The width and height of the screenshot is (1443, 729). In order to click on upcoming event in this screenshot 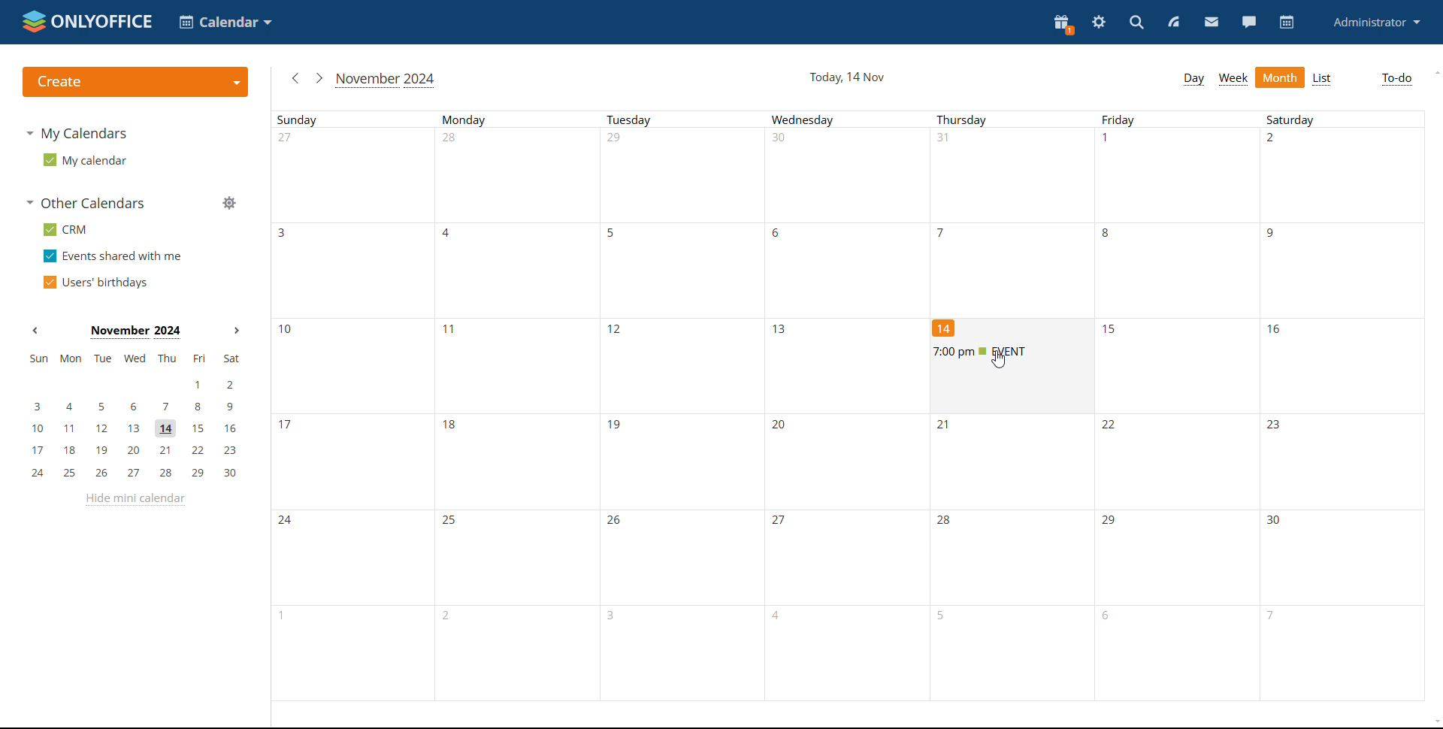, I will do `click(1009, 350)`.